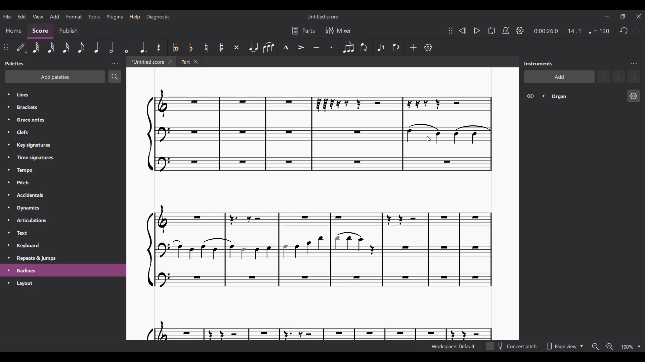 The width and height of the screenshot is (645, 362). Describe the element at coordinates (114, 77) in the screenshot. I see `Search` at that location.